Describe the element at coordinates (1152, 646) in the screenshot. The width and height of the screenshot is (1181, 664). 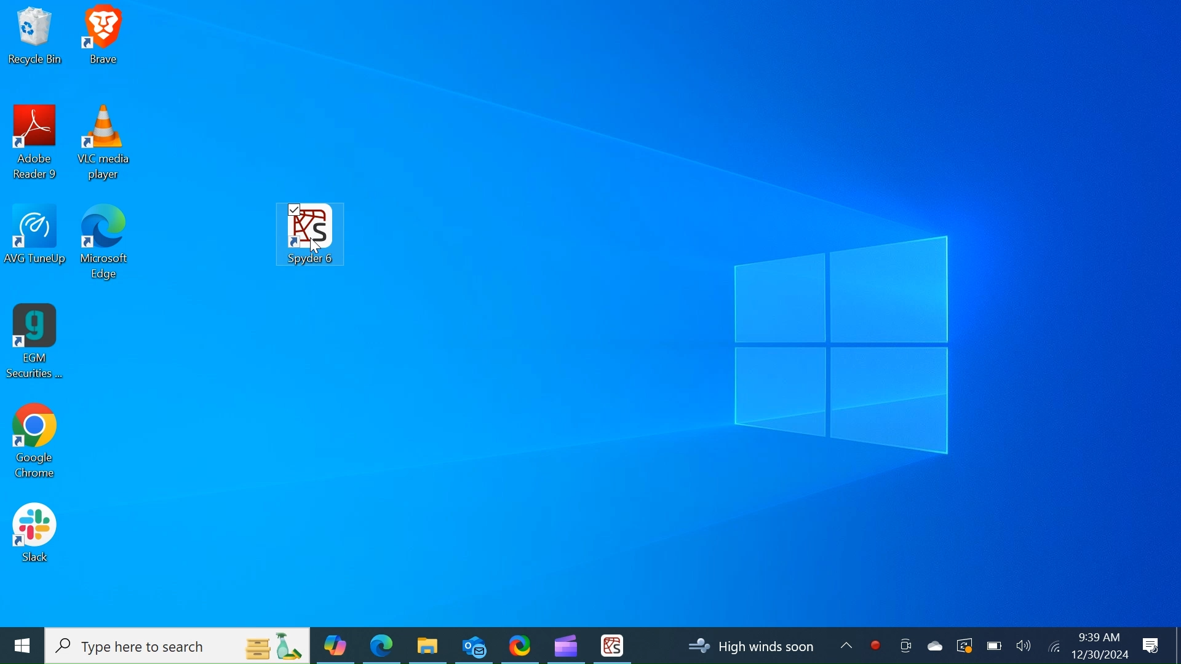
I see `Notification` at that location.